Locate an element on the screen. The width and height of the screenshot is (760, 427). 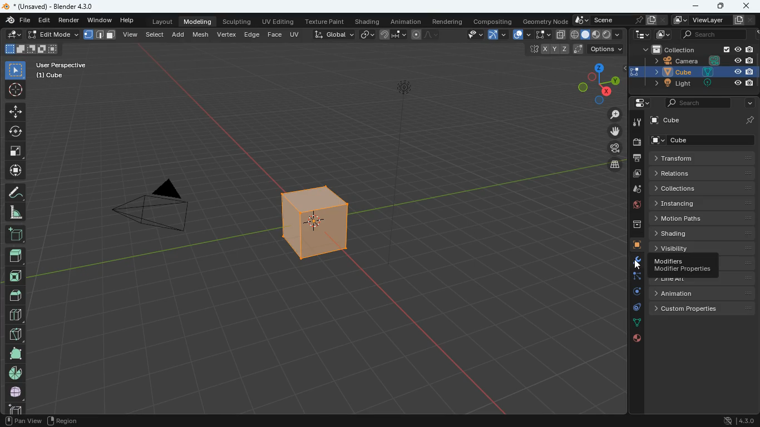
render is located at coordinates (70, 19).